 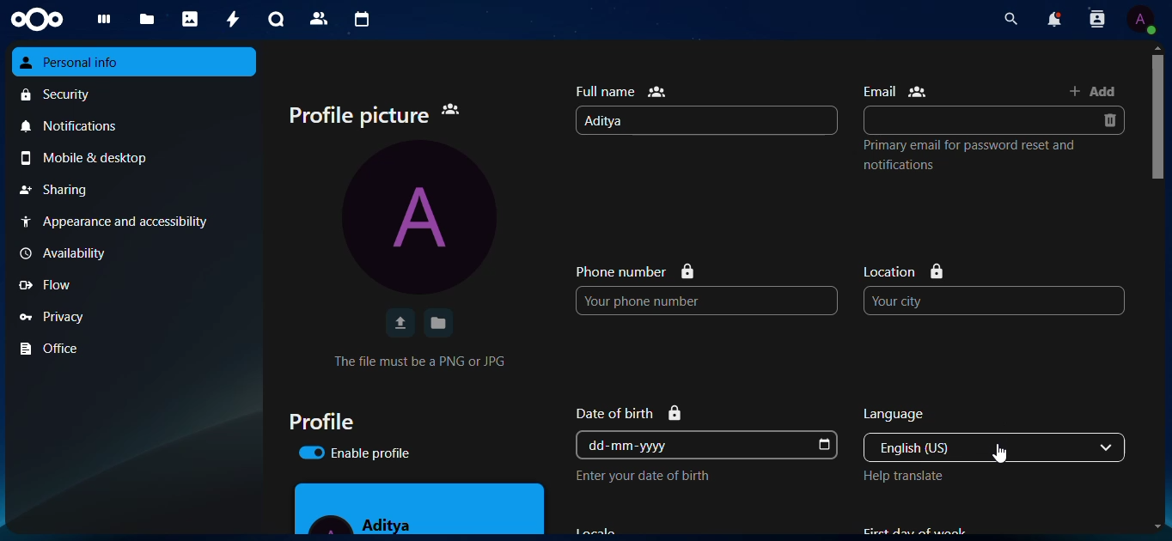 I want to click on name, so click(x=615, y=121).